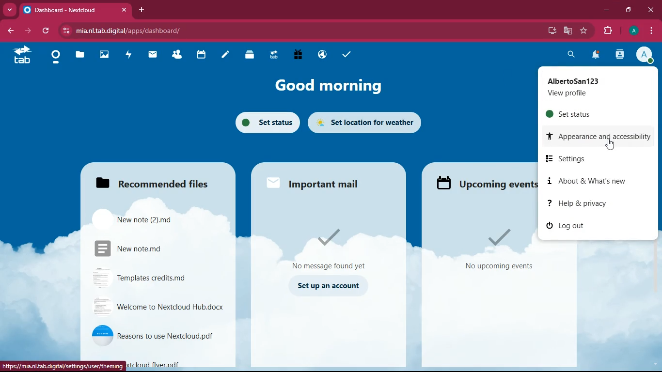  I want to click on about, so click(603, 180).